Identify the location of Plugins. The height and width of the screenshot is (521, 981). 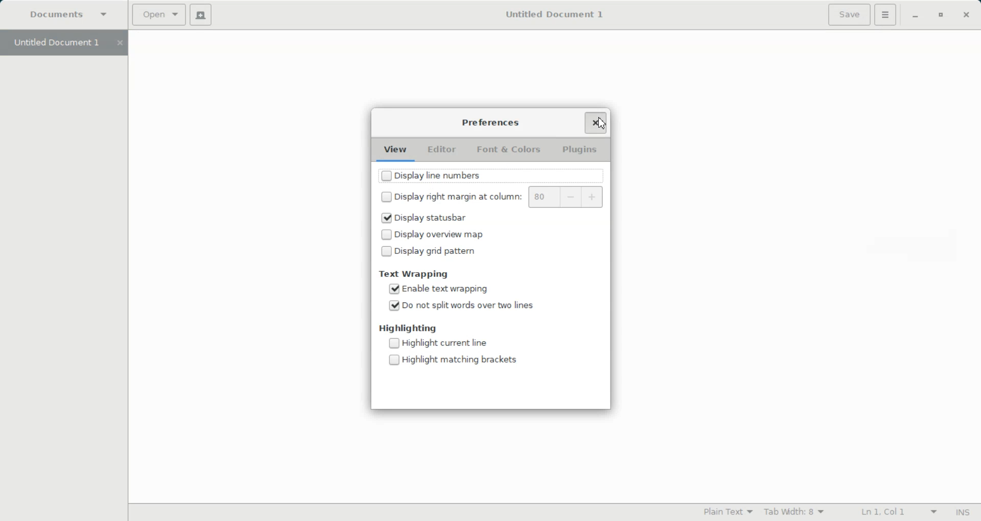
(580, 150).